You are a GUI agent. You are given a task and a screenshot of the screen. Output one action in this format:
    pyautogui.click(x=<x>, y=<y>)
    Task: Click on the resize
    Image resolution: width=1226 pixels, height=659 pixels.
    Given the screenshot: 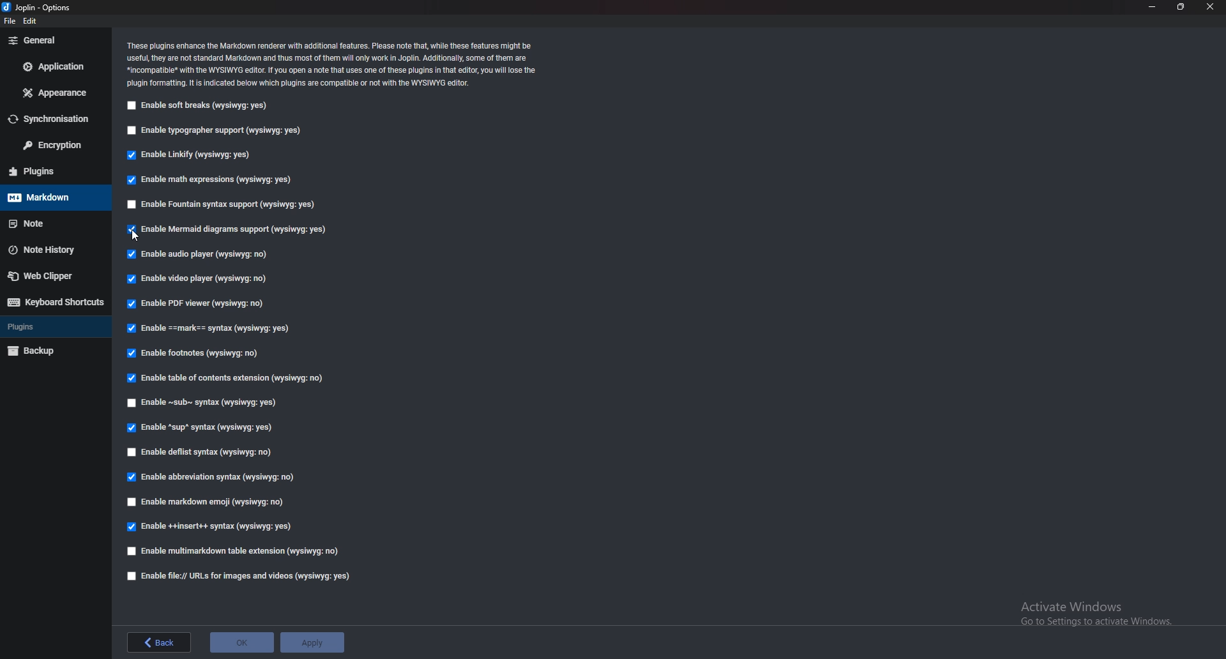 What is the action you would take?
    pyautogui.click(x=1182, y=6)
    